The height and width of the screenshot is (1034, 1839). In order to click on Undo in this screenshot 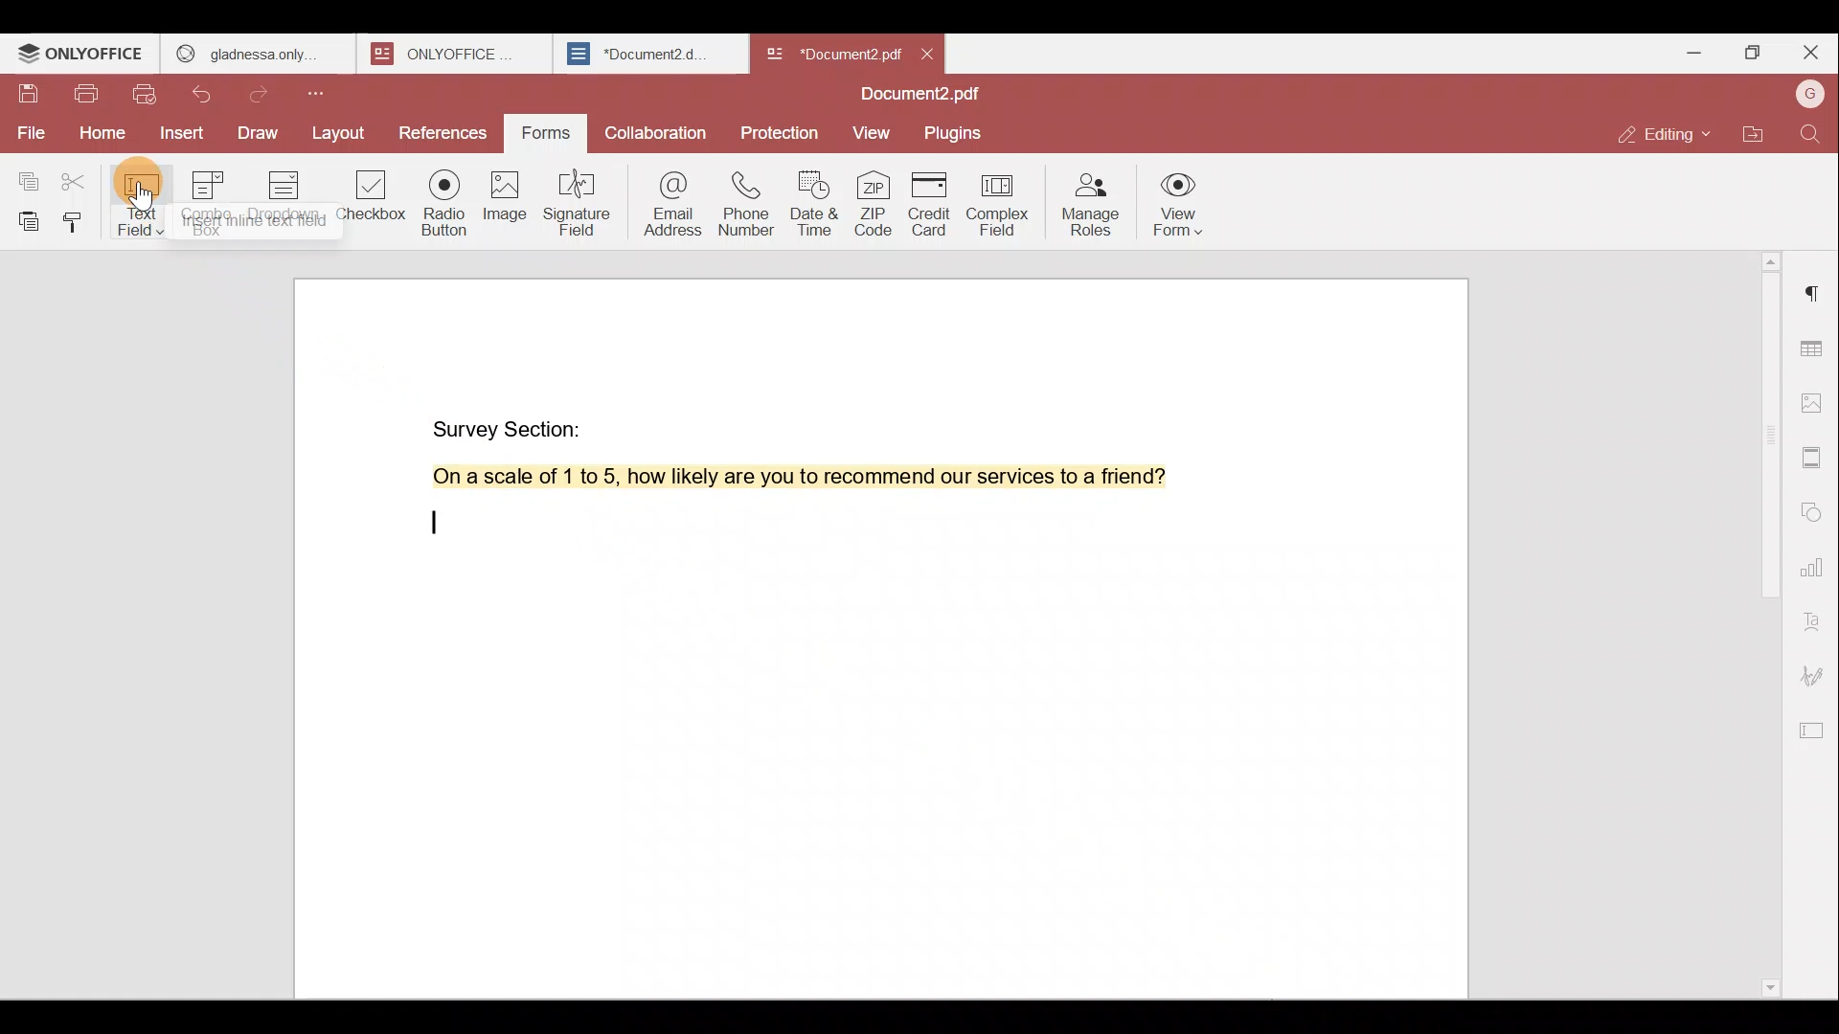, I will do `click(212, 98)`.